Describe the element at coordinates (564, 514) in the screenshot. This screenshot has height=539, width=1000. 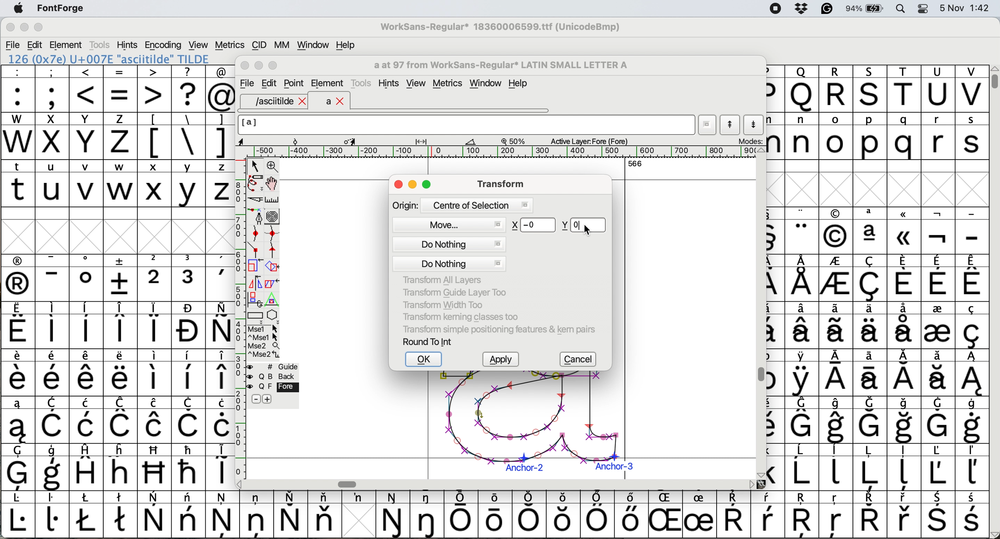
I see `` at that location.